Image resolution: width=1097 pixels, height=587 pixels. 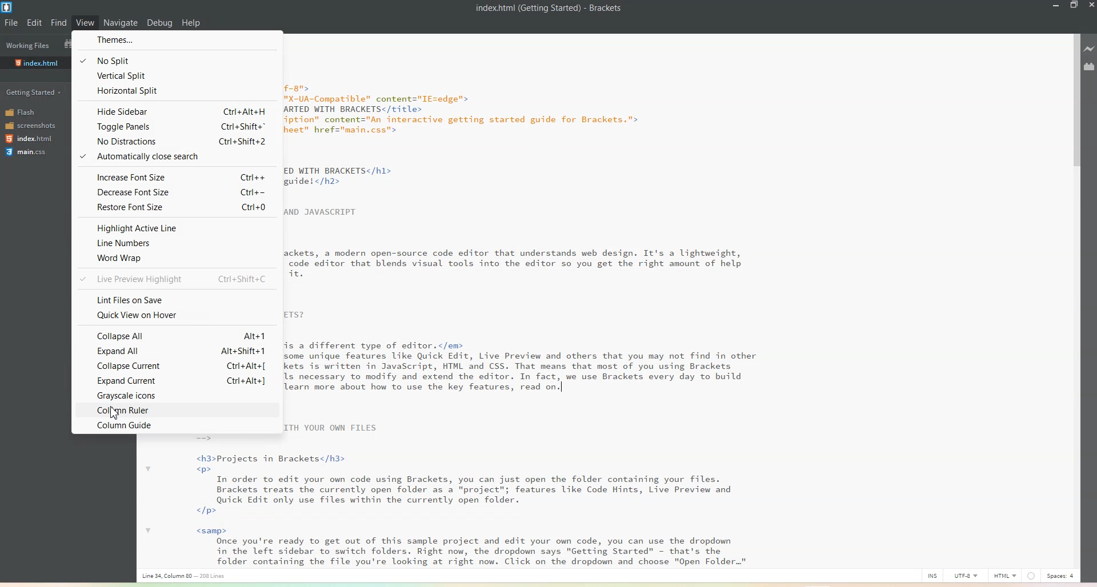 What do you see at coordinates (30, 46) in the screenshot?
I see `Working Files` at bounding box center [30, 46].